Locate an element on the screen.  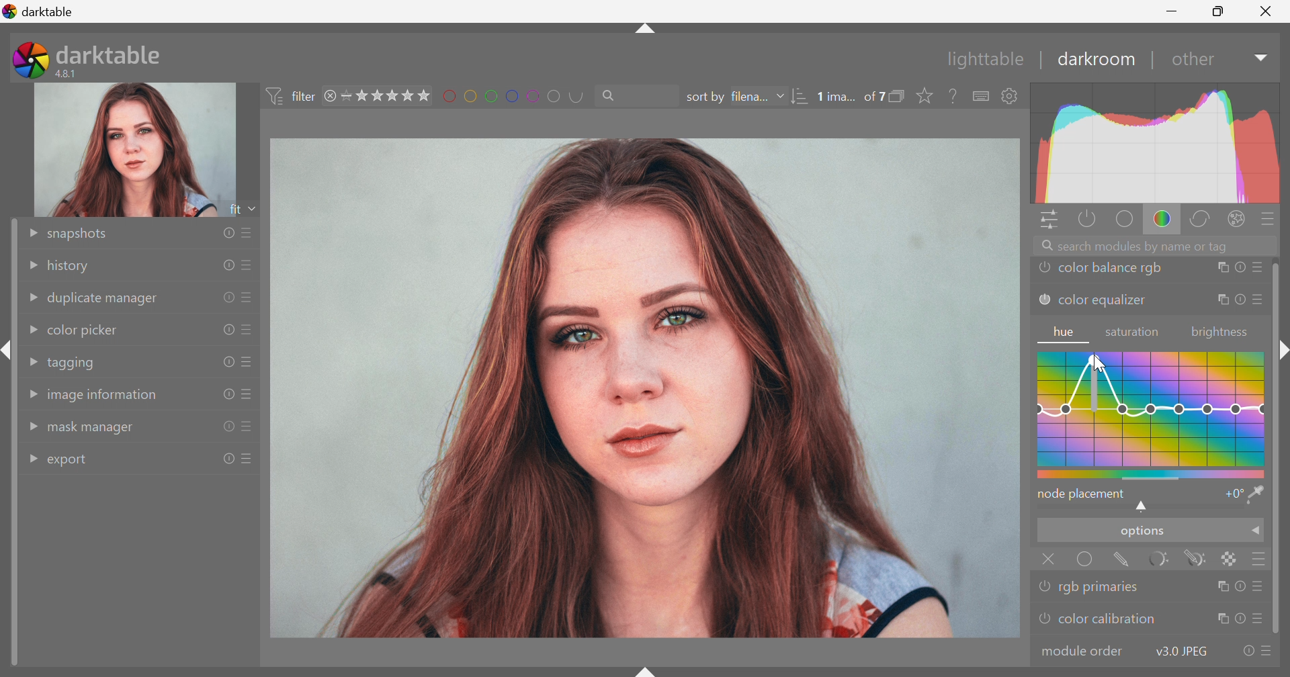
uniformly is located at coordinates (1086, 561).